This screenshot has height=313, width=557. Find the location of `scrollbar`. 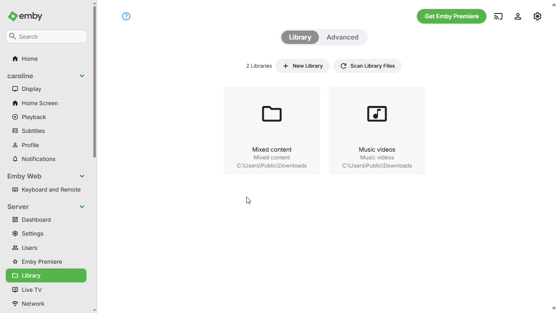

scrollbar is located at coordinates (554, 157).